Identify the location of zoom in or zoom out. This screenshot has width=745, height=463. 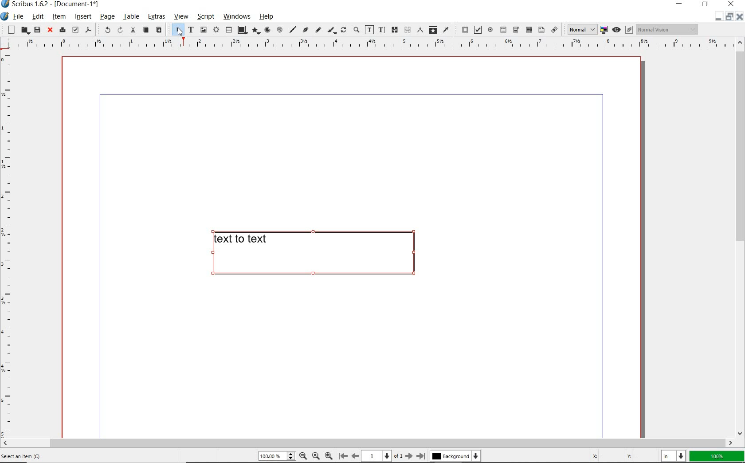
(356, 31).